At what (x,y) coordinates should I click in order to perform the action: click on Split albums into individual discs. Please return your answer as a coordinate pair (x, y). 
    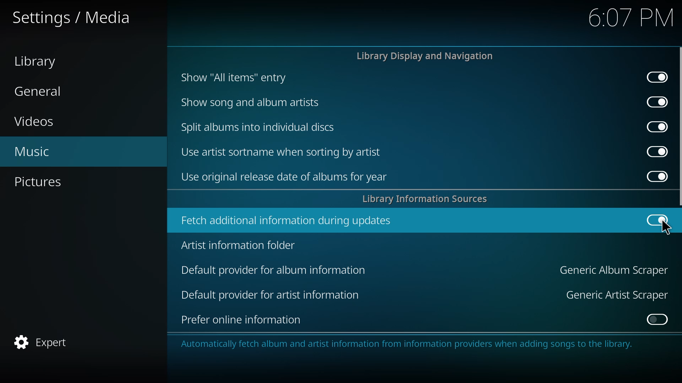
    Looking at the image, I should click on (258, 127).